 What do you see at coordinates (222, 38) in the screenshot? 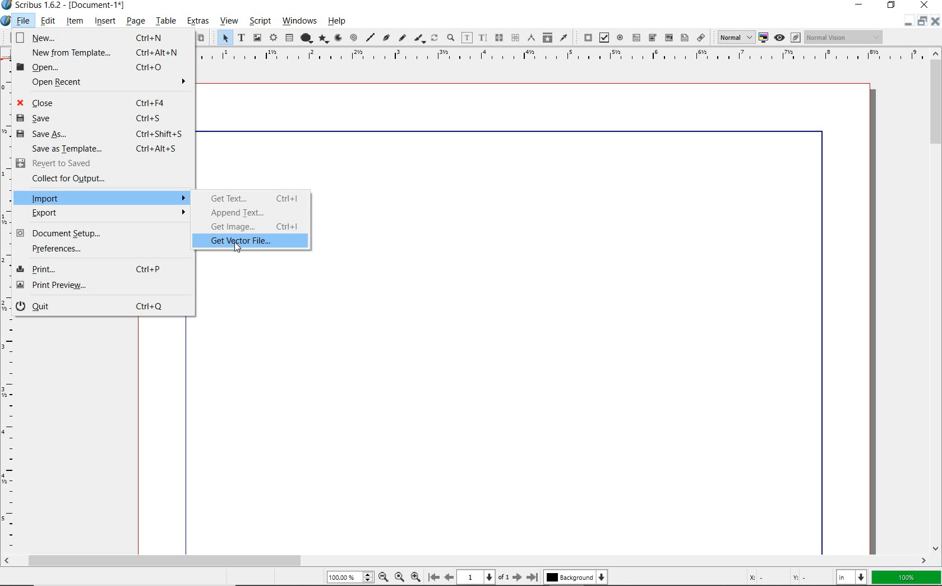
I see `select item` at bounding box center [222, 38].